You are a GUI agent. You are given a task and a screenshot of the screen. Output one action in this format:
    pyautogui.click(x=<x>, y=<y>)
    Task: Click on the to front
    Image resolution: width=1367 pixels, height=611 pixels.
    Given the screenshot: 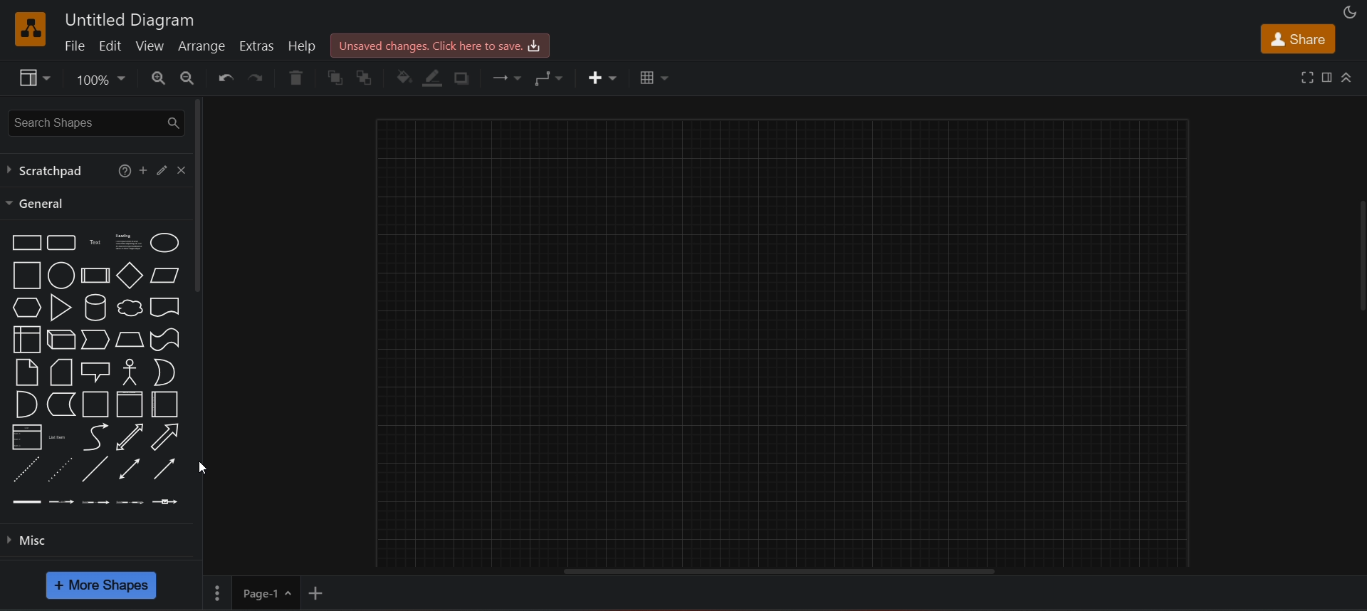 What is the action you would take?
    pyautogui.click(x=333, y=78)
    